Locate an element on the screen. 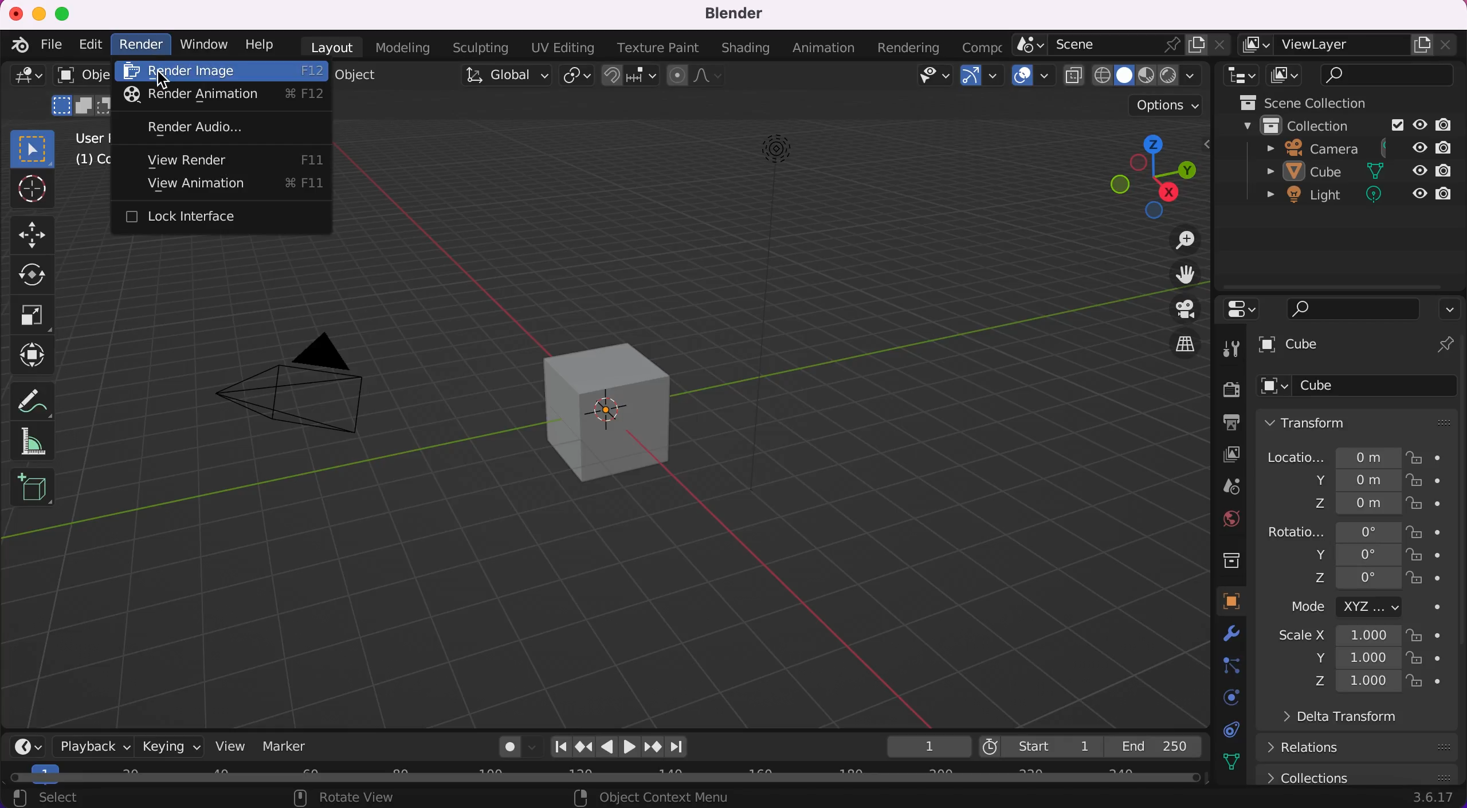 The image size is (1467, 808). z 0m is located at coordinates (1326, 505).